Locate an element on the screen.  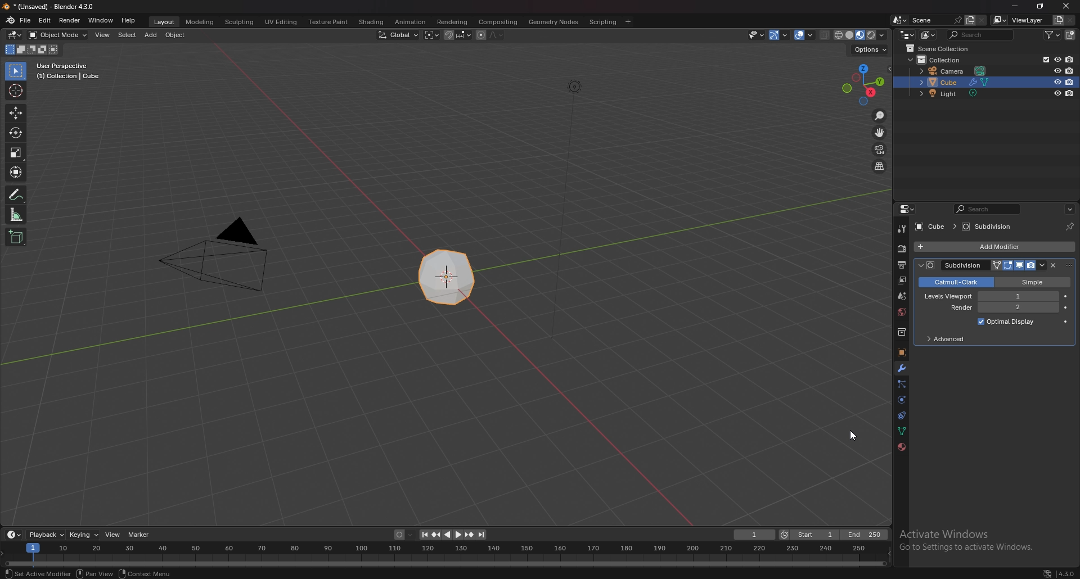
modifier properties is located at coordinates (1020, 265).